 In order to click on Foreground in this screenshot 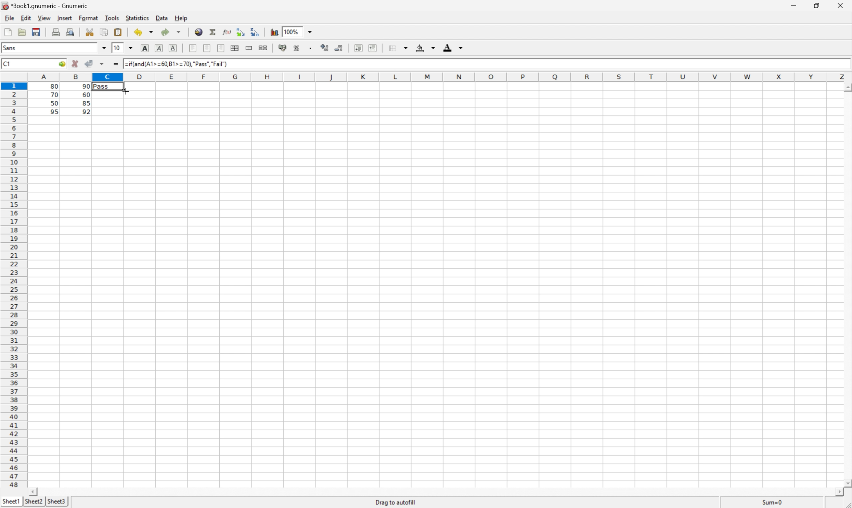, I will do `click(453, 46)`.